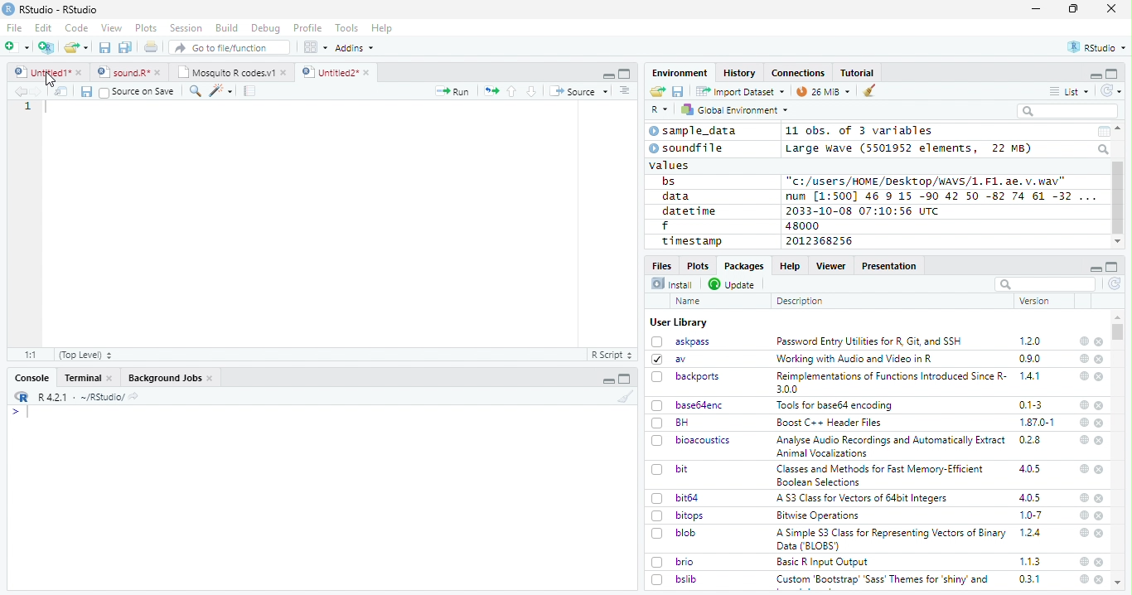 This screenshot has width=1132, height=595. What do you see at coordinates (743, 266) in the screenshot?
I see `Packages` at bounding box center [743, 266].